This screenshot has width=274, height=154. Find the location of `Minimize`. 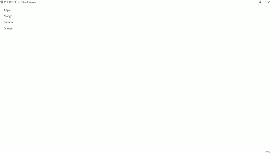

Minimize is located at coordinates (250, 2).